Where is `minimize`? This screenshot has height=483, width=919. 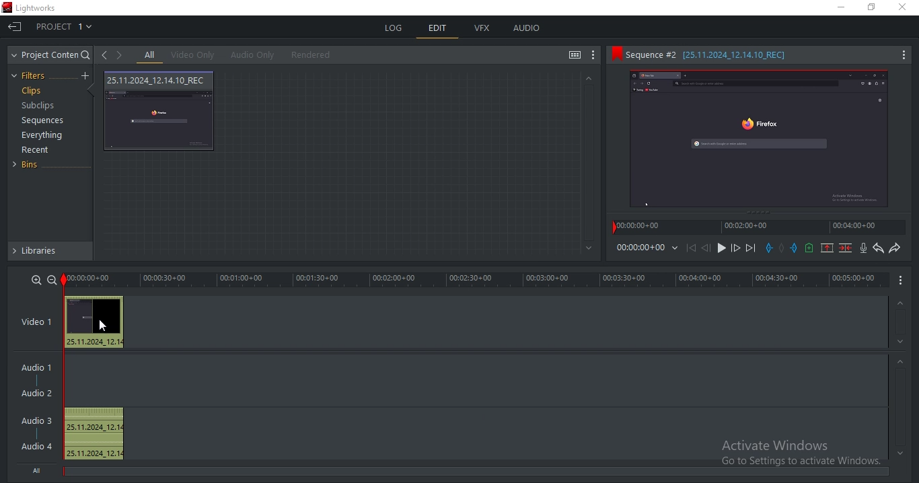 minimize is located at coordinates (843, 9).